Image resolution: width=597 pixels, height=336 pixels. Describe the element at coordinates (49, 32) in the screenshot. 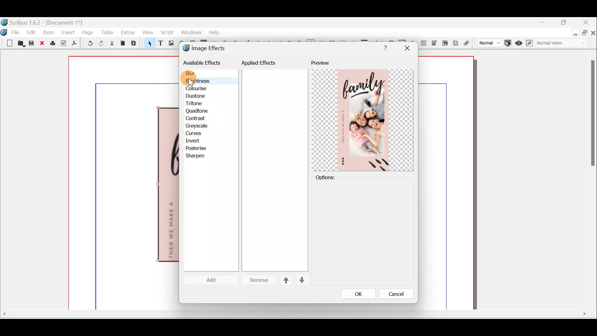

I see `Item` at that location.